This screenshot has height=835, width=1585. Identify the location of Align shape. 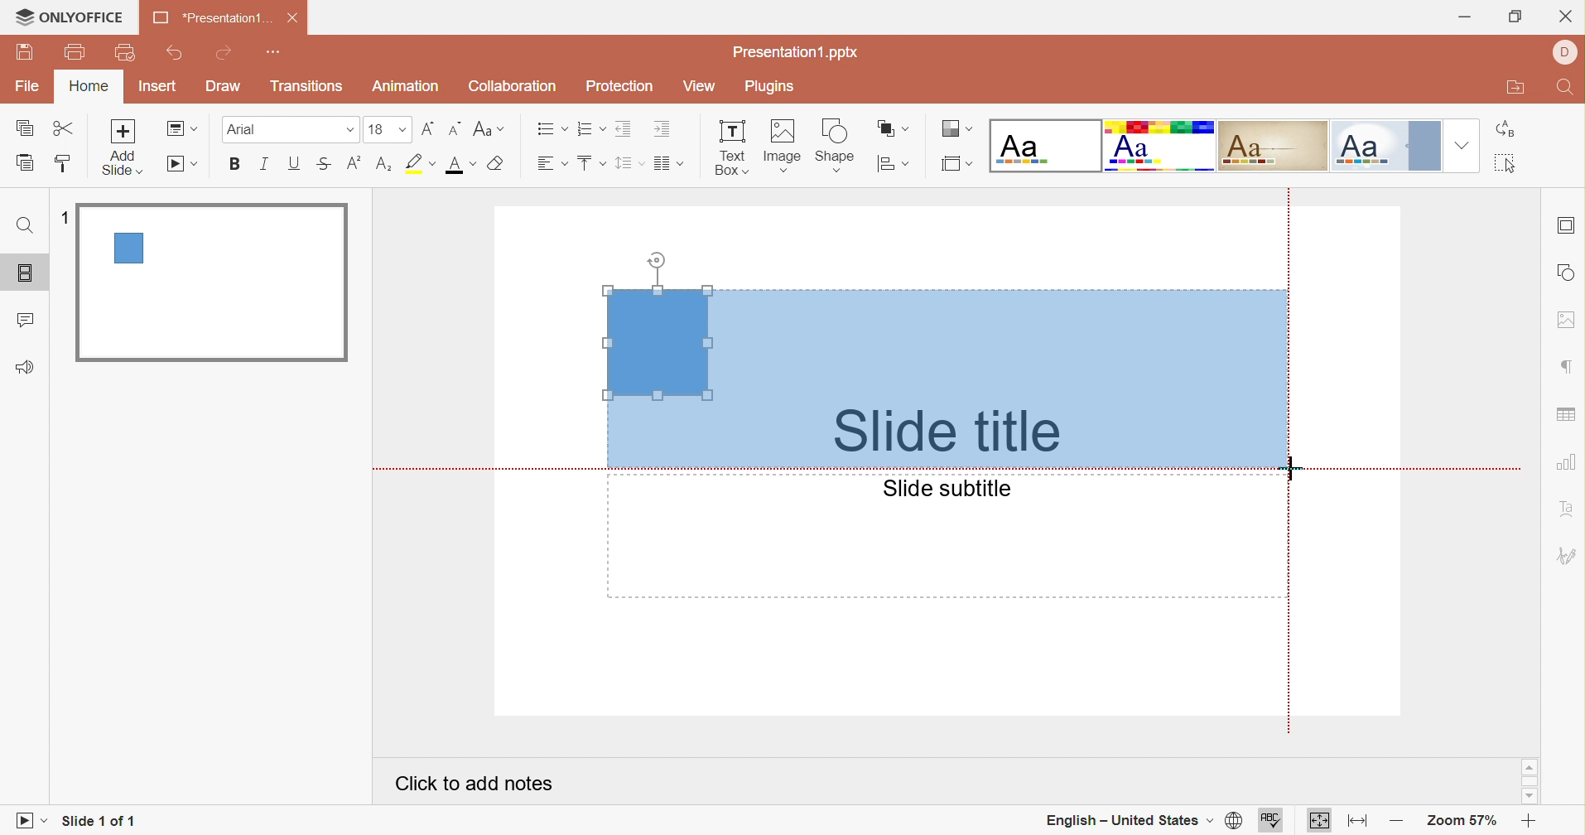
(893, 167).